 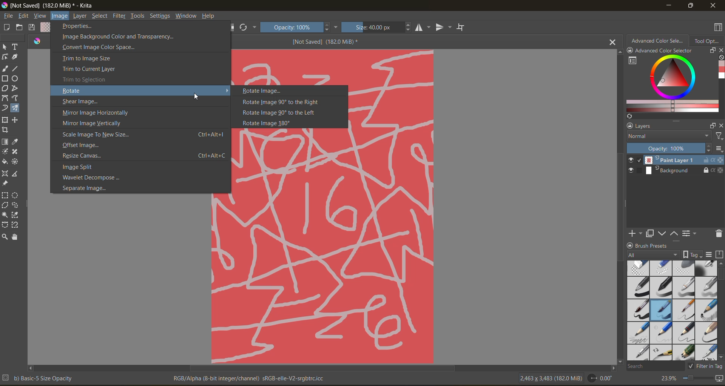 I want to click on image metadata, so click(x=552, y=378).